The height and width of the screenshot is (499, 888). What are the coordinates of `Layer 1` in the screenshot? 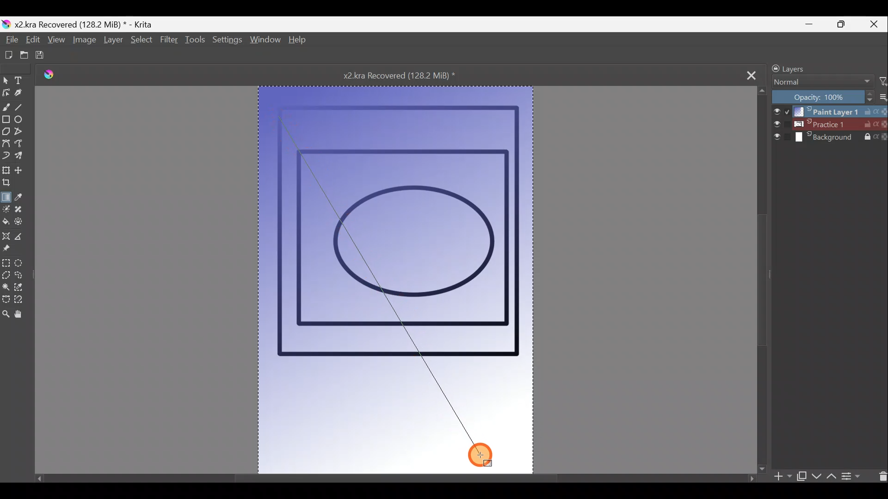 It's located at (828, 110).